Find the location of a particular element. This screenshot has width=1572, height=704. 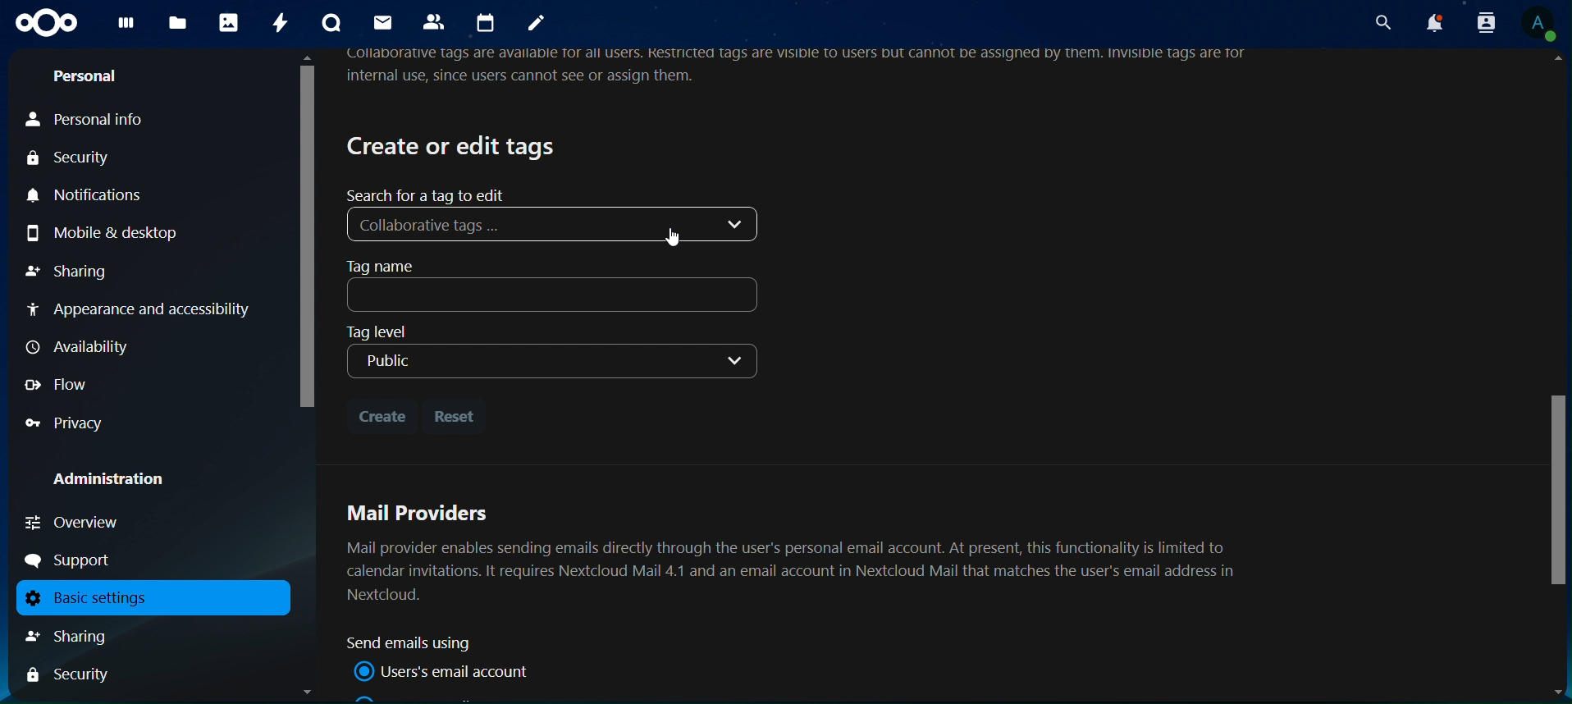

notes is located at coordinates (537, 25).